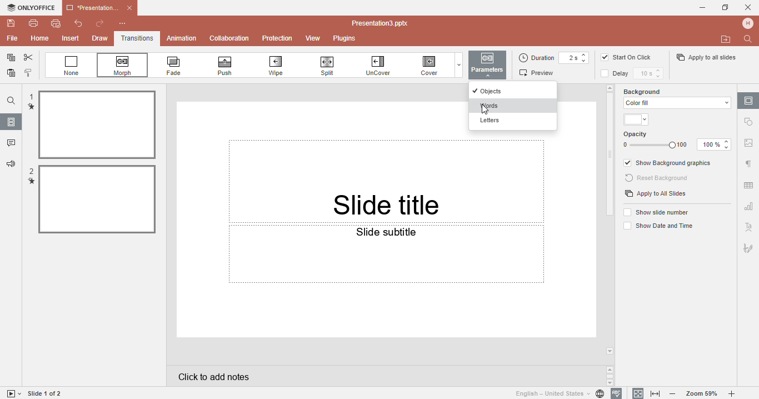  What do you see at coordinates (29, 58) in the screenshot?
I see `Cut` at bounding box center [29, 58].